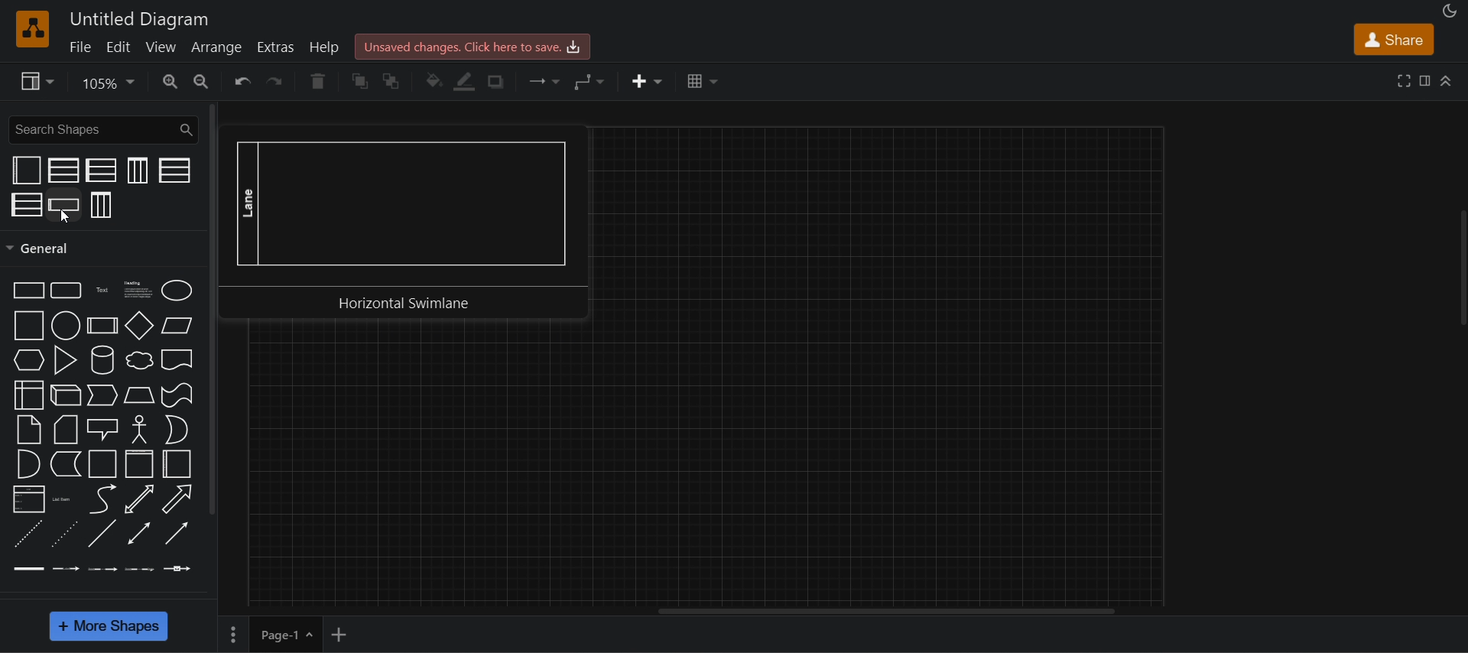 This screenshot has height=653, width=1468. Describe the element at coordinates (346, 632) in the screenshot. I see `add new page` at that location.